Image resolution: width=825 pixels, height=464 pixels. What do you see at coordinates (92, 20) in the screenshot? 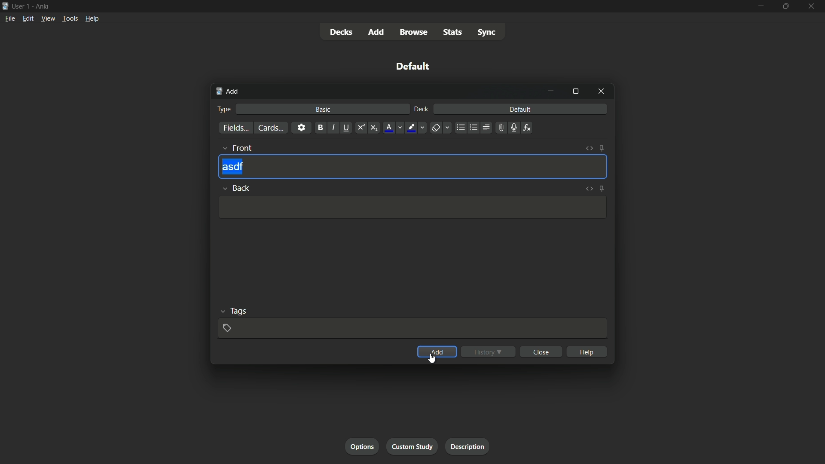
I see `help` at bounding box center [92, 20].